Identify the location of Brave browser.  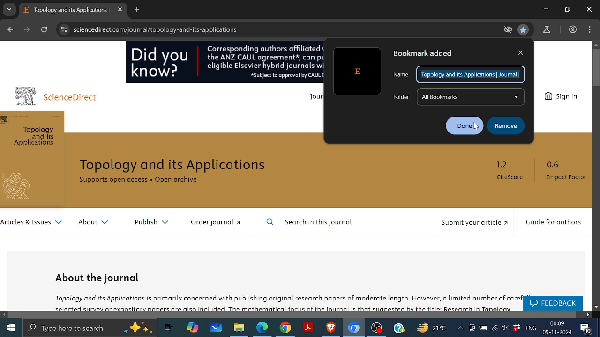
(331, 328).